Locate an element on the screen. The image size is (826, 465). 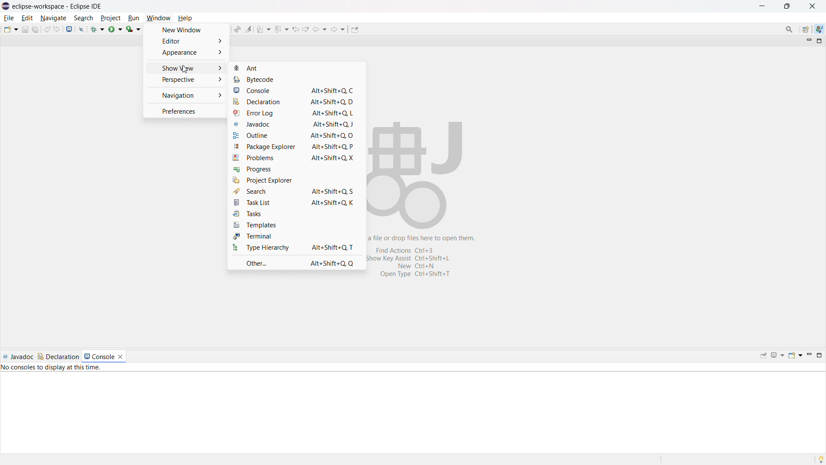
toggle ant mark occurances is located at coordinates (249, 28).